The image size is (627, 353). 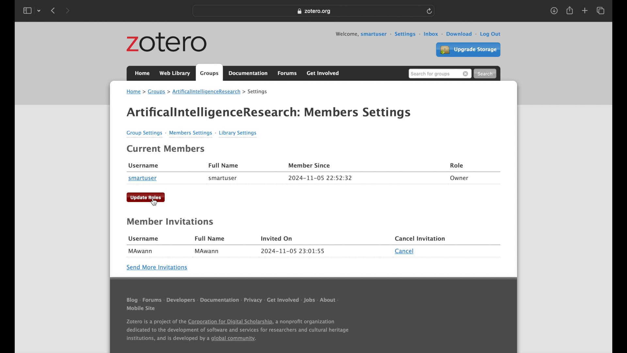 I want to click on settings, so click(x=408, y=34).